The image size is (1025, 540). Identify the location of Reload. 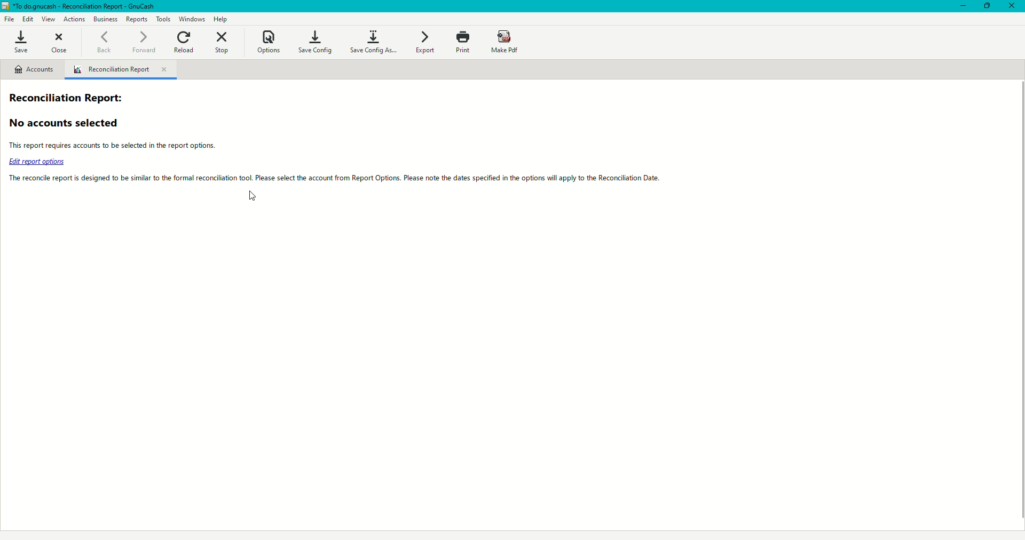
(182, 42).